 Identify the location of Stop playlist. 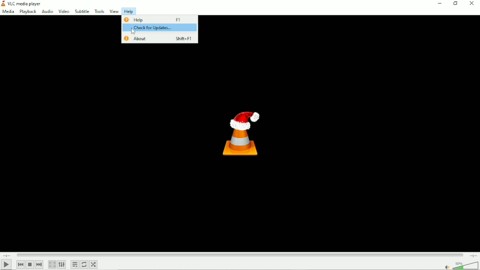
(30, 265).